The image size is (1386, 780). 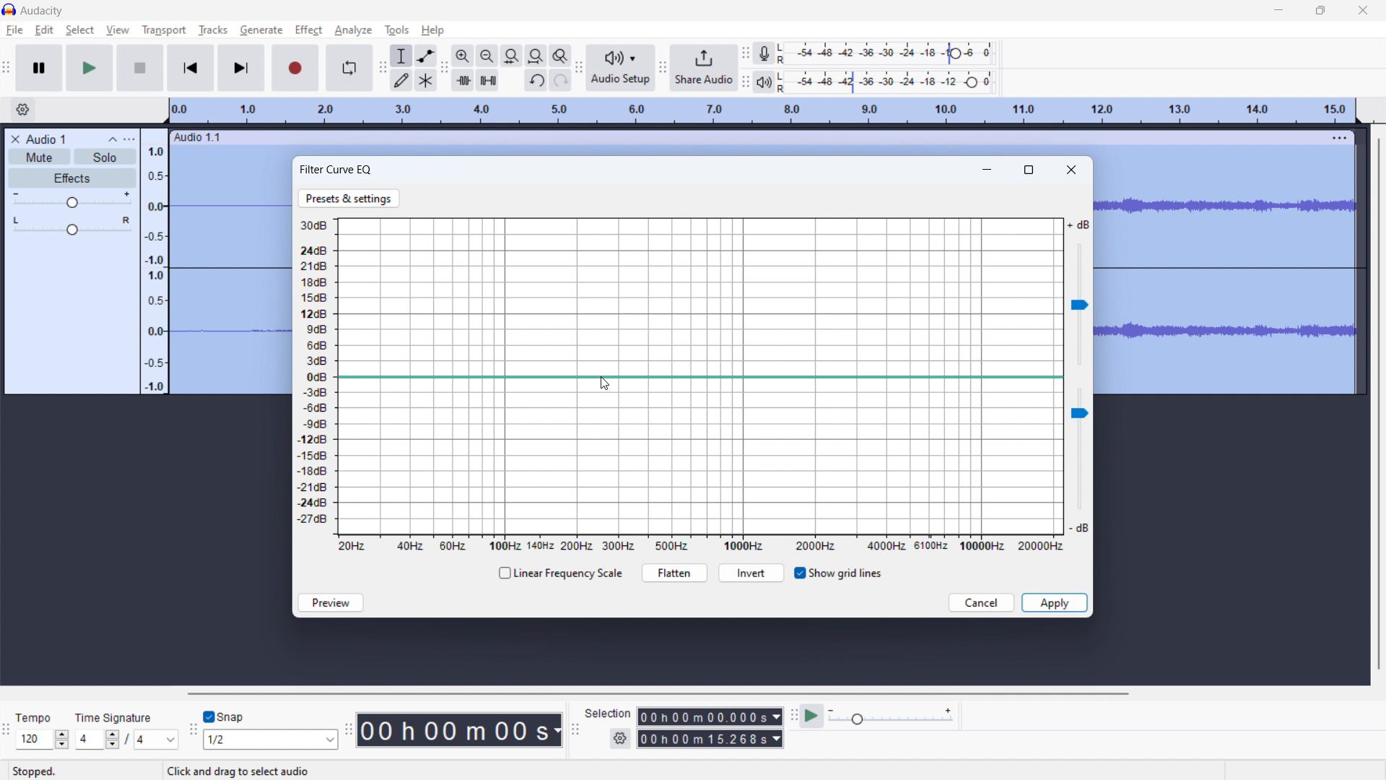 What do you see at coordinates (242, 69) in the screenshot?
I see `skip to last` at bounding box center [242, 69].